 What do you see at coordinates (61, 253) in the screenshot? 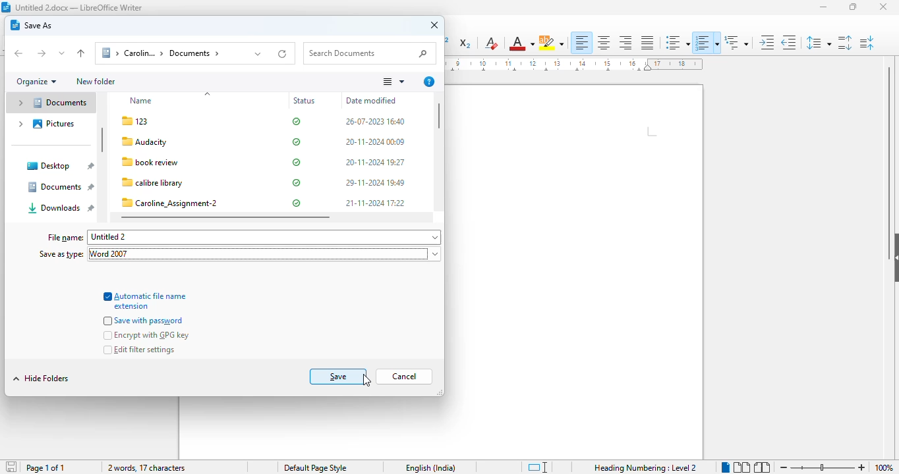
I see `save as type:` at bounding box center [61, 253].